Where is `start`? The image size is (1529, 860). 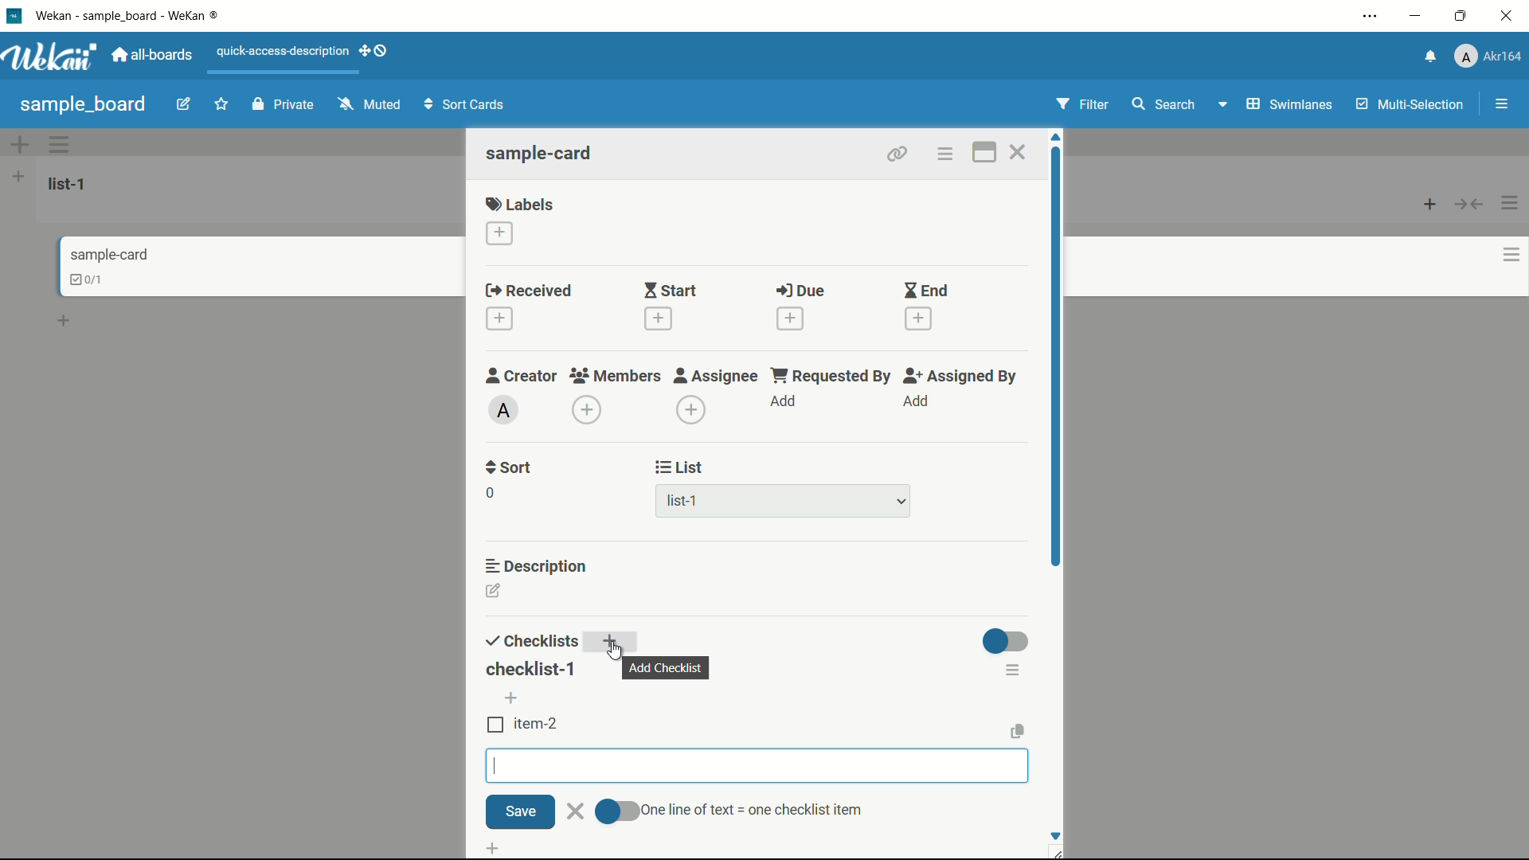 start is located at coordinates (670, 292).